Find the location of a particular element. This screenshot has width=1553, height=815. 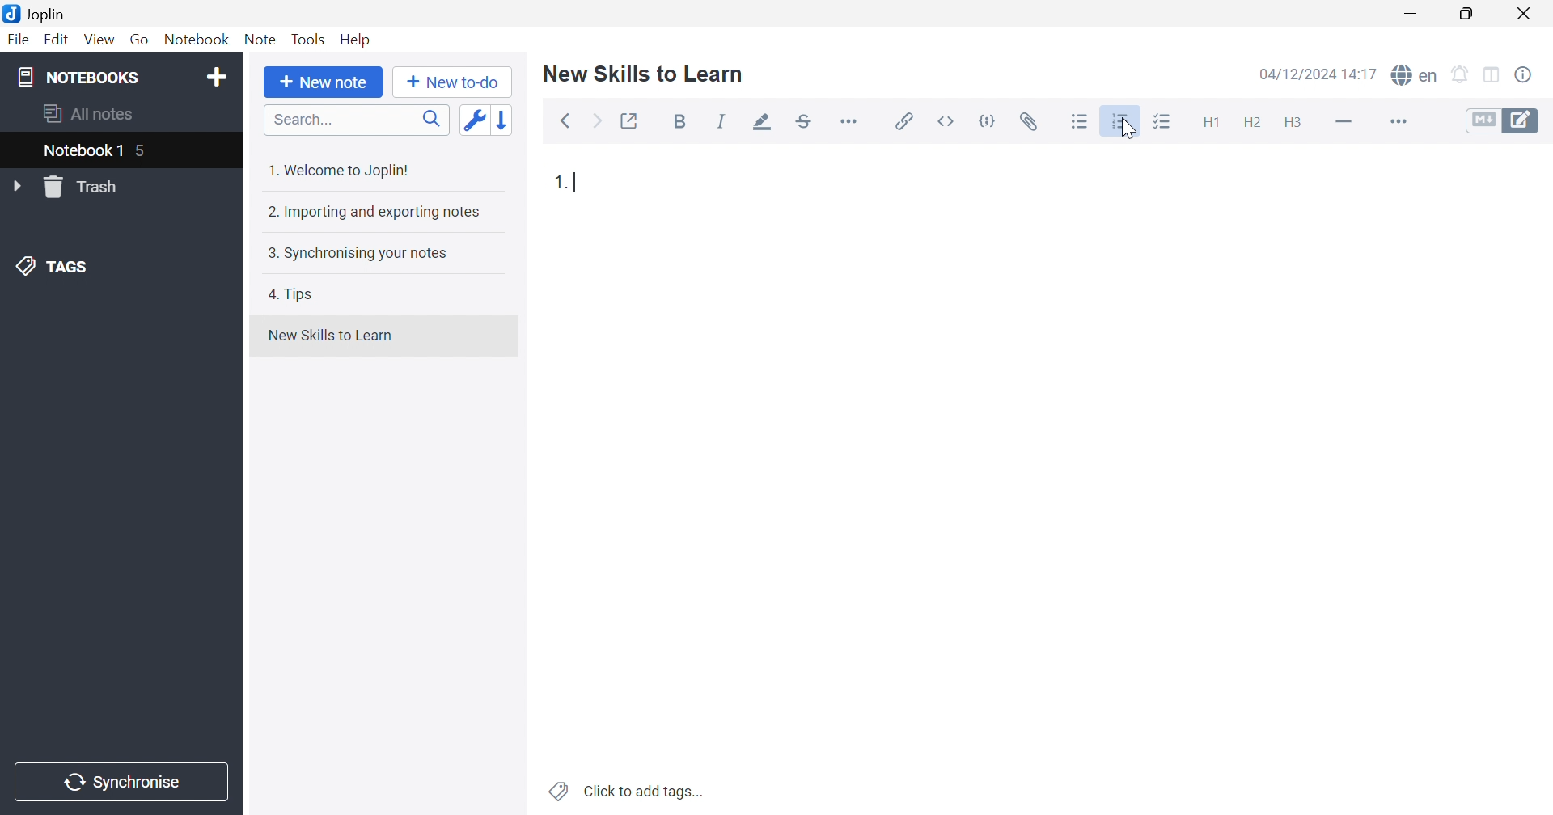

Bold is located at coordinates (684, 123).